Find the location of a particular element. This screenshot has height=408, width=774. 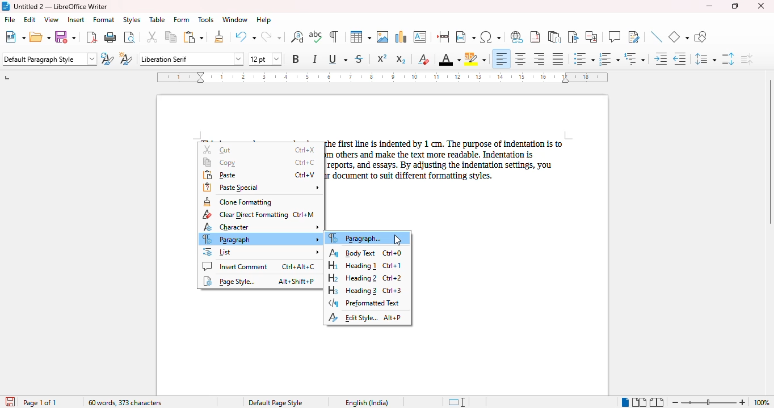

insert page break is located at coordinates (443, 37).